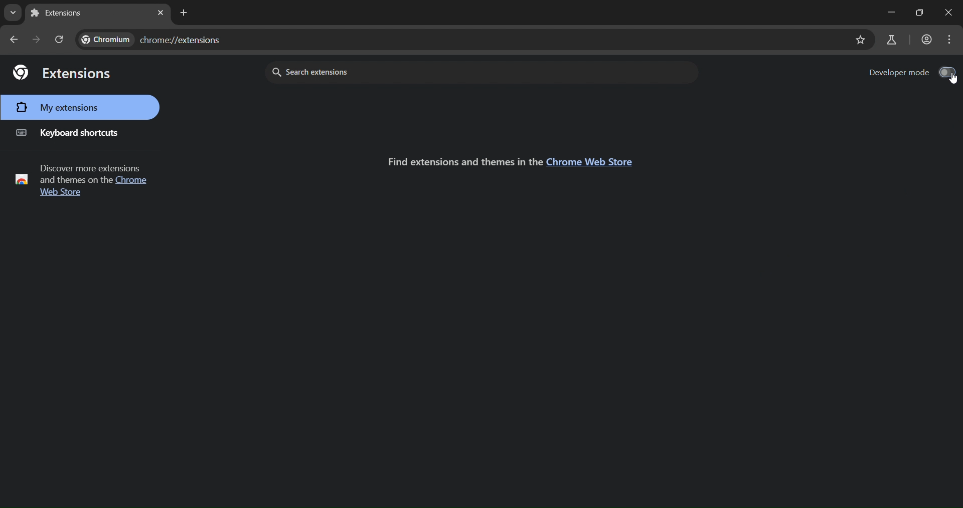  I want to click on search tabs, so click(13, 11).